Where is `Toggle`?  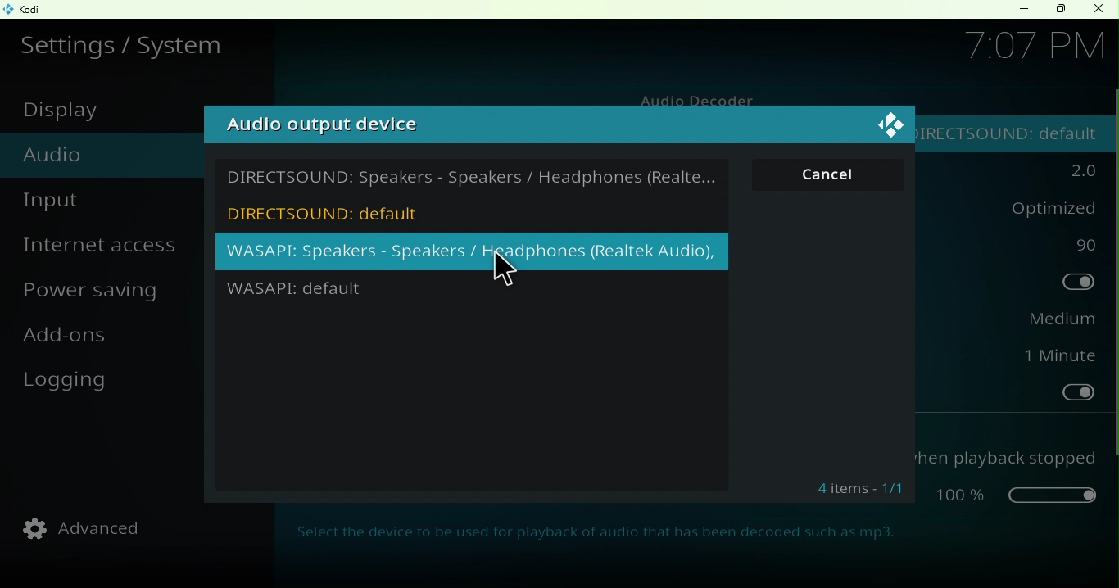
Toggle is located at coordinates (1081, 393).